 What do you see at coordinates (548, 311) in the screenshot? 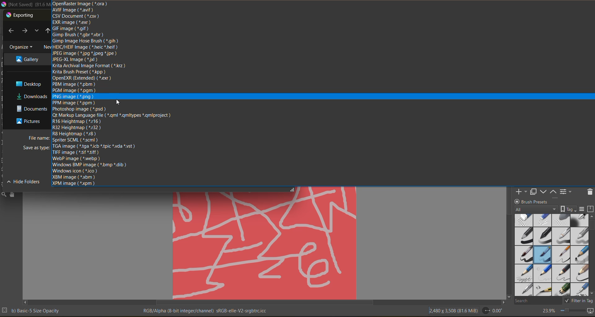
I see `zoom factor` at bounding box center [548, 311].